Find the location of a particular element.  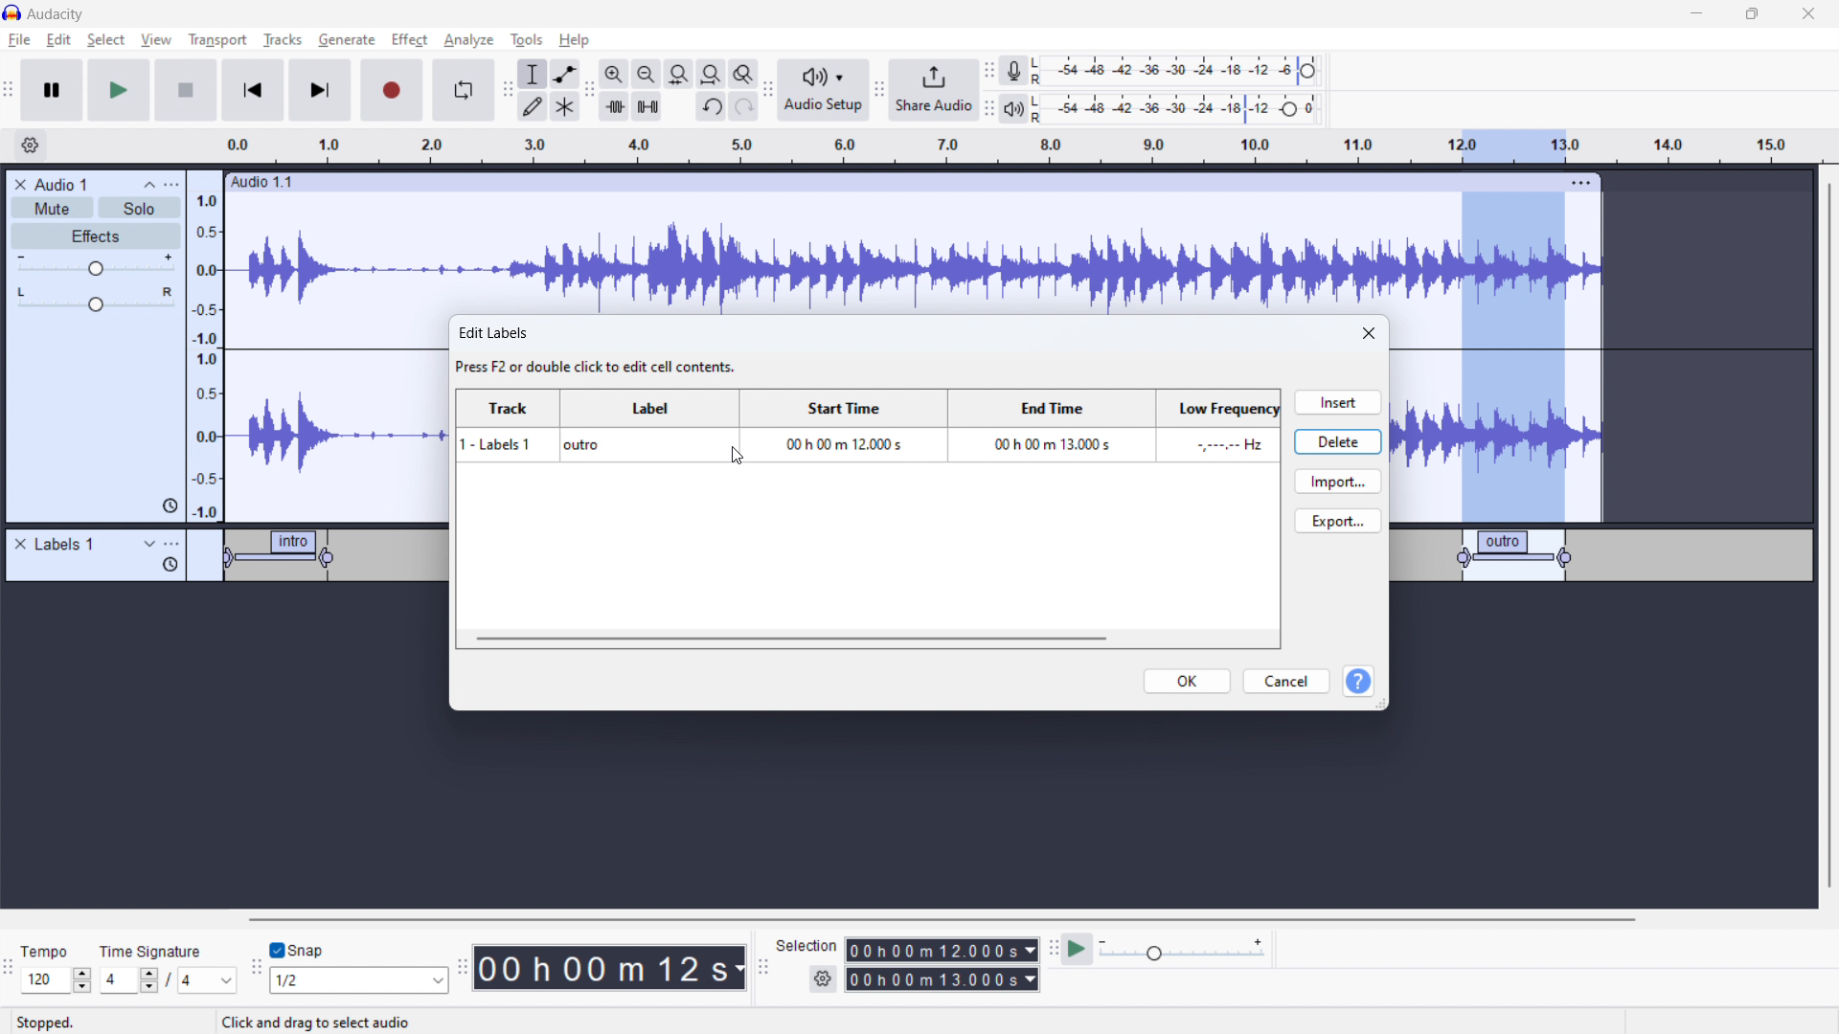

labels is located at coordinates (66, 545).